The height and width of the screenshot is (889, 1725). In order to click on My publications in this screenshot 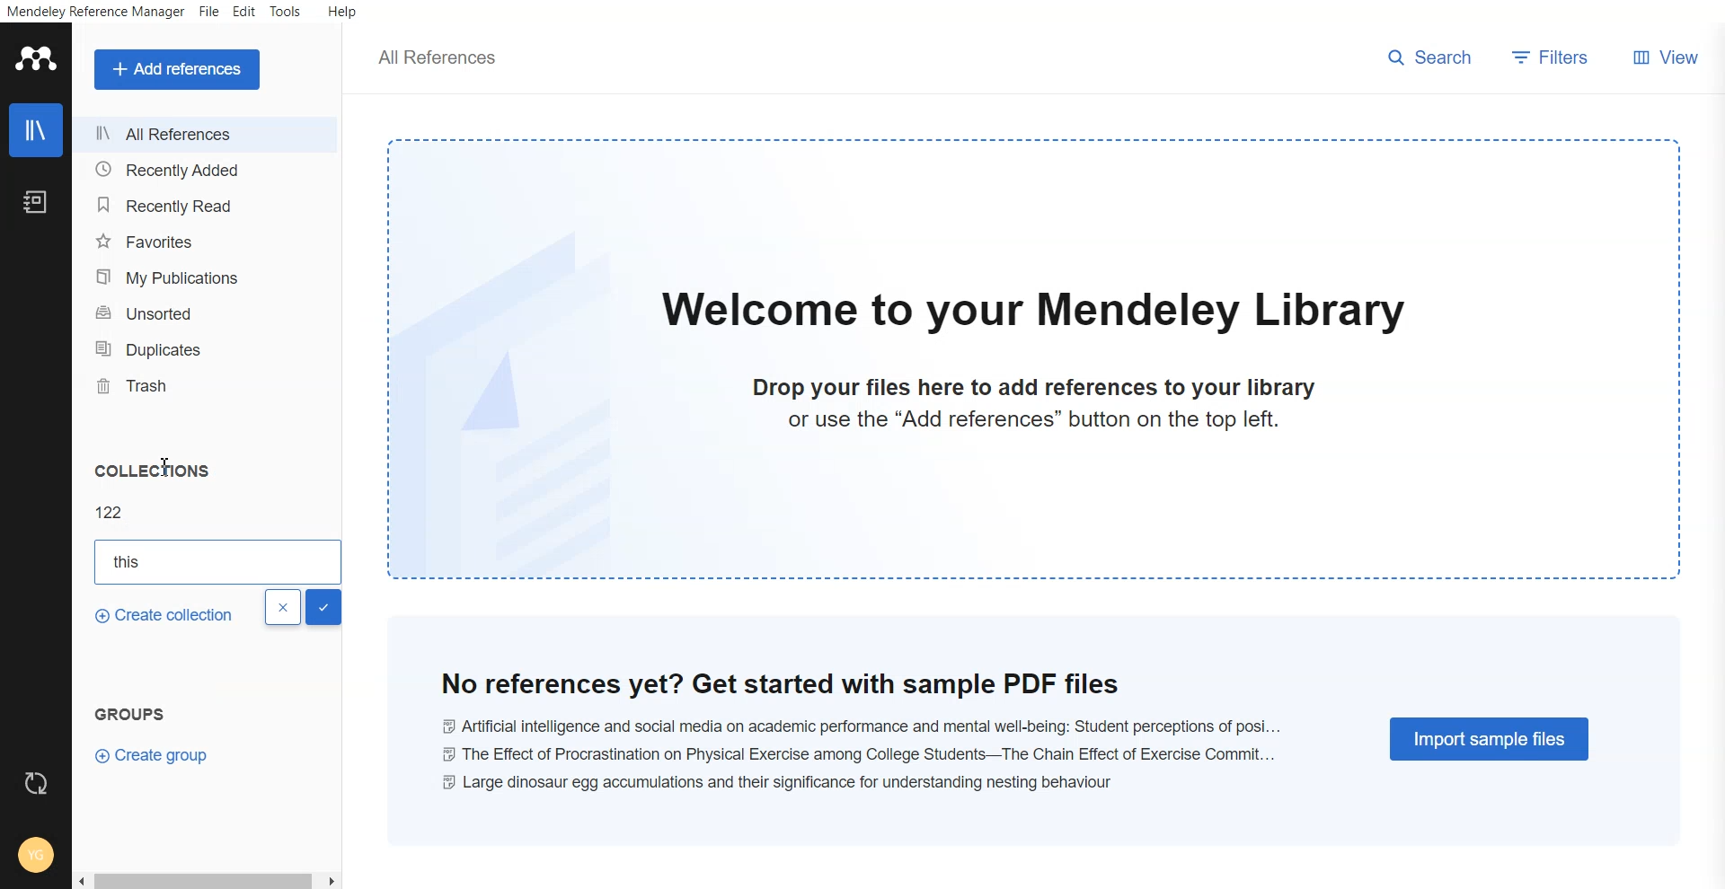, I will do `click(207, 277)`.